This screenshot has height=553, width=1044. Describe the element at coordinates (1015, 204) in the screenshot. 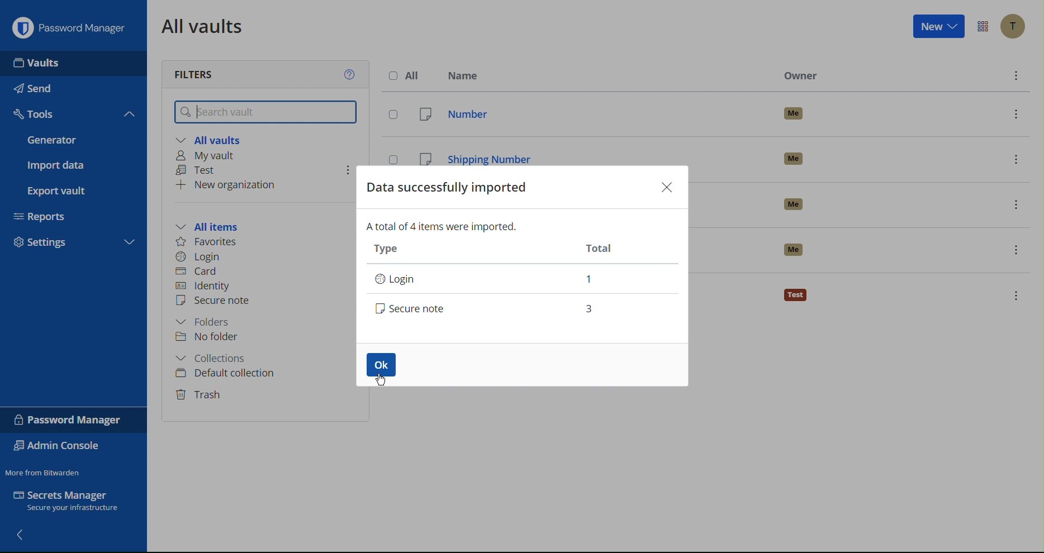

I see `options` at that location.